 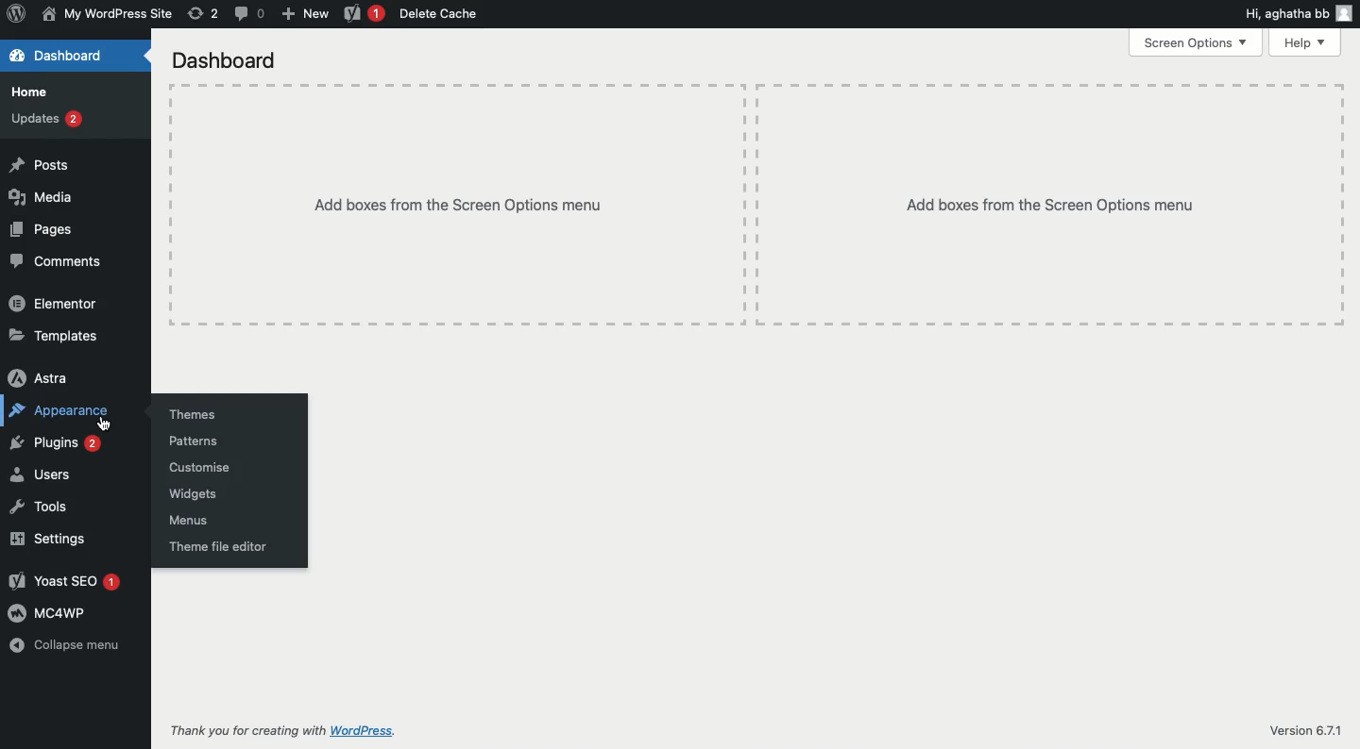 I want to click on Comment, so click(x=246, y=12).